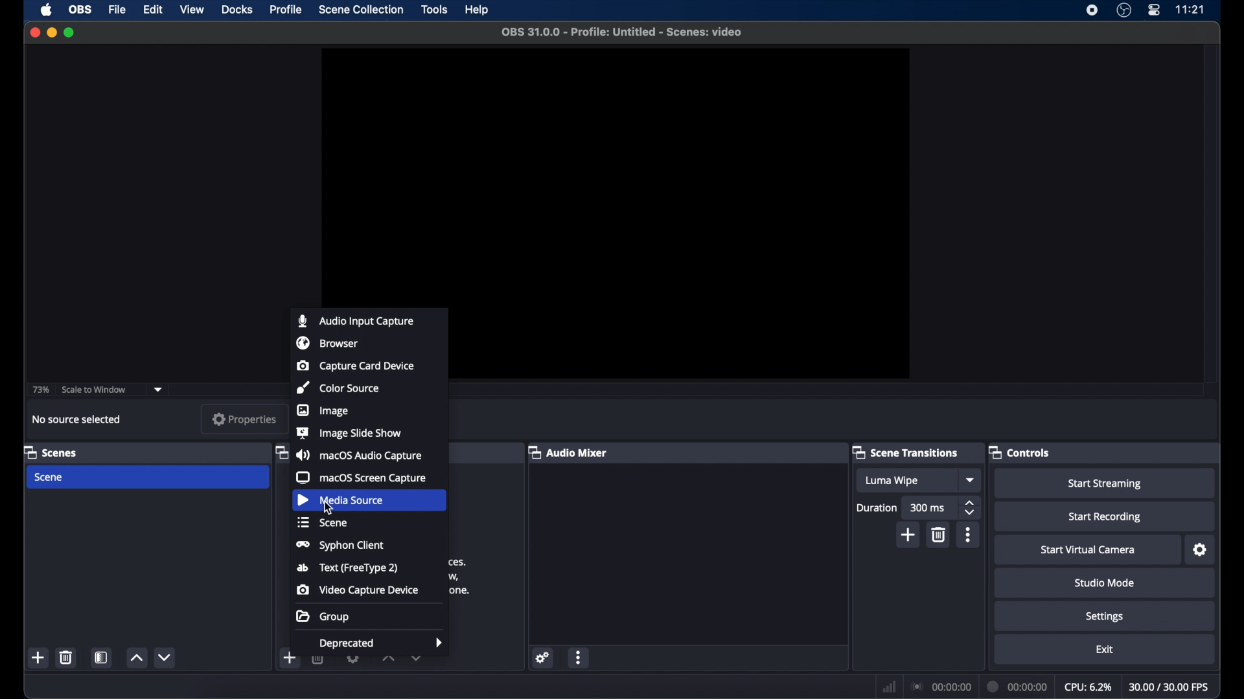  Describe the element at coordinates (460, 578) in the screenshot. I see `obscure text` at that location.